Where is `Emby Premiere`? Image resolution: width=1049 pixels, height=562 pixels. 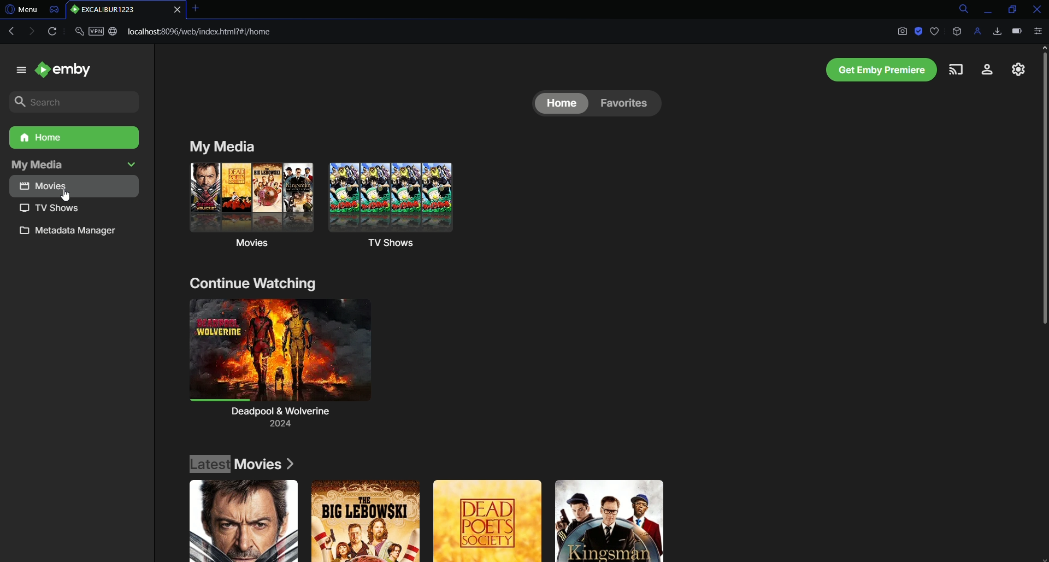 Emby Premiere is located at coordinates (875, 68).